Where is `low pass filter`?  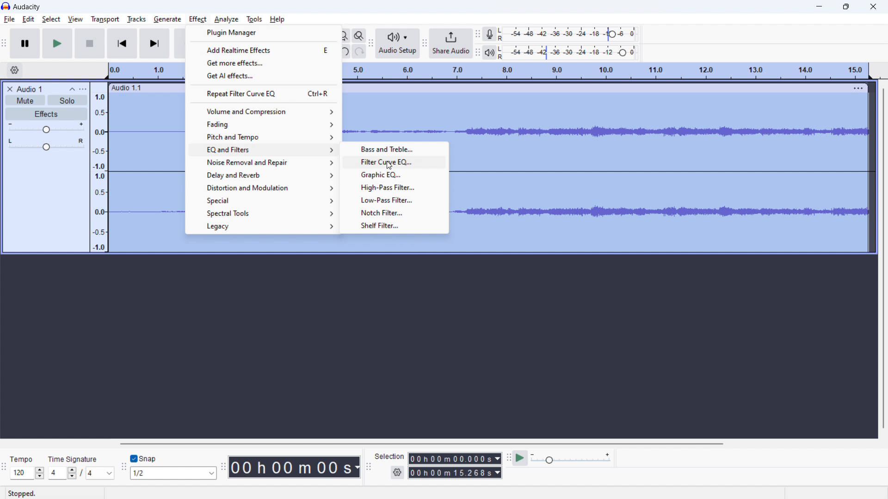 low pass filter is located at coordinates (395, 200).